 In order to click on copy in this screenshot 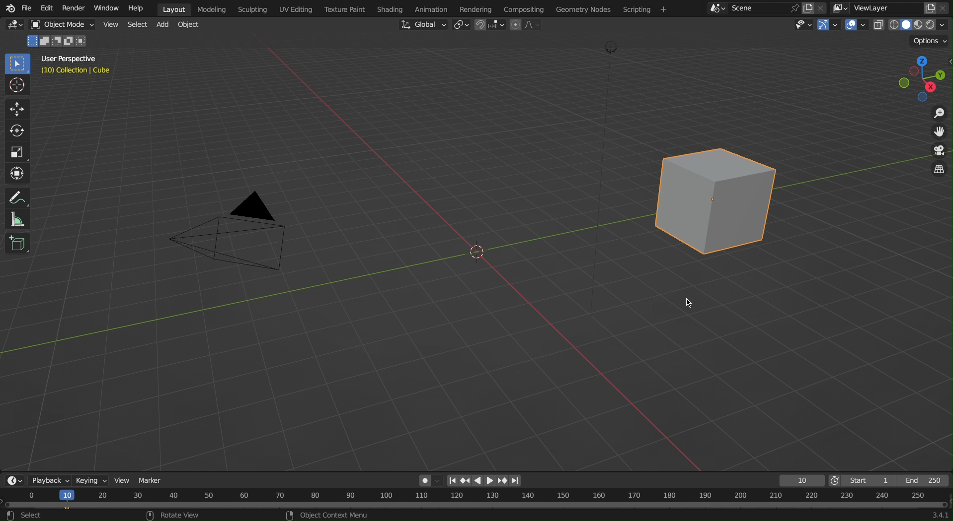, I will do `click(811, 7)`.